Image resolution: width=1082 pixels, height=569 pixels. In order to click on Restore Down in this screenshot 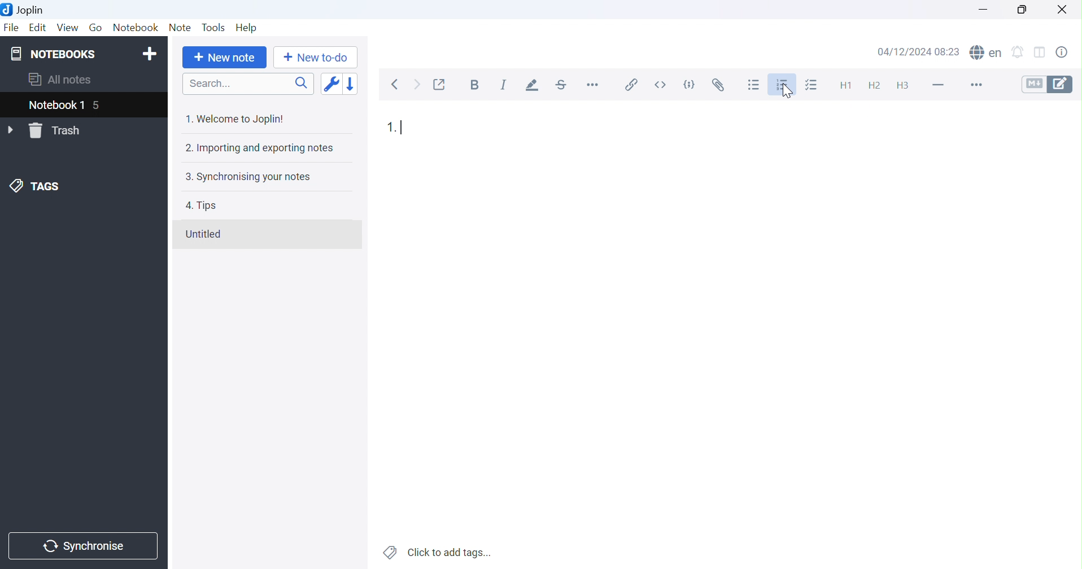, I will do `click(1021, 8)`.